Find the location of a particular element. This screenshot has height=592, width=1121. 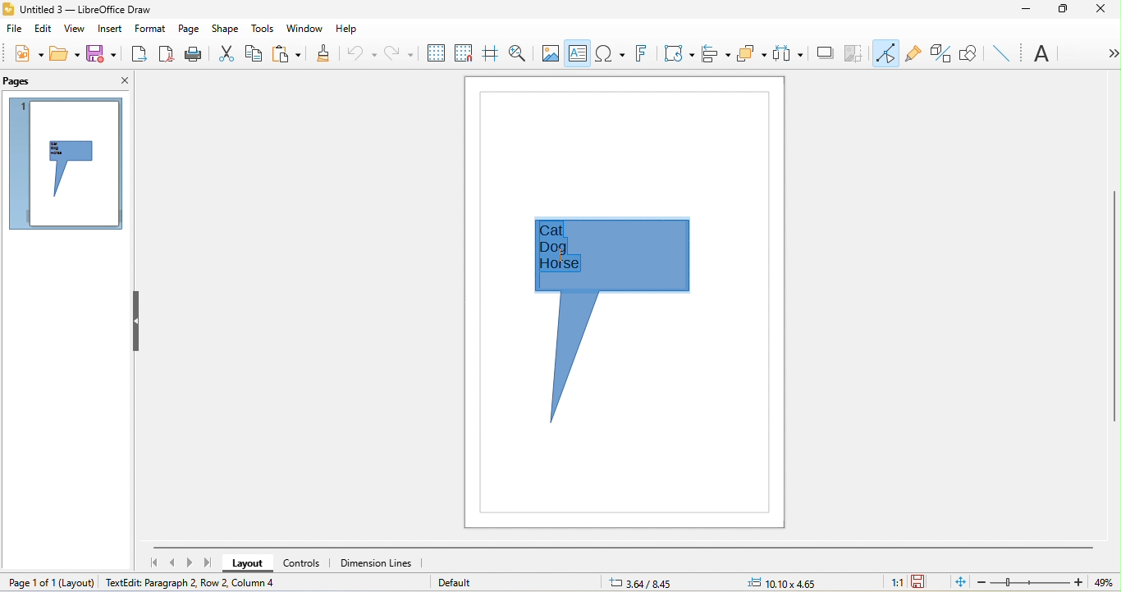

arrange is located at coordinates (753, 54).